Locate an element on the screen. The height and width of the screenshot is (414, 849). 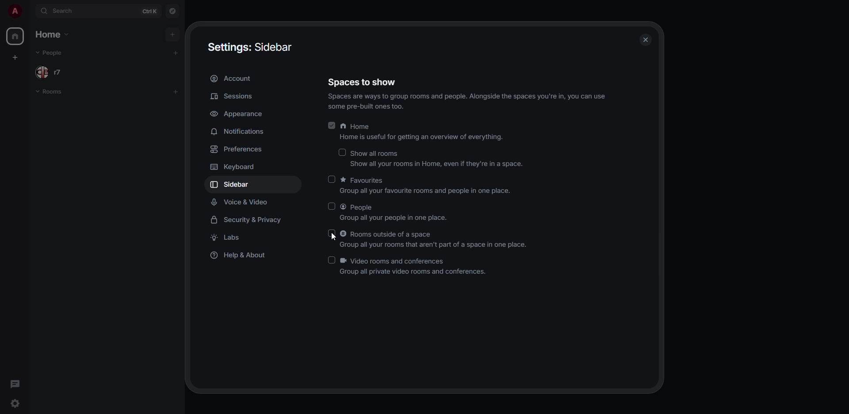
add is located at coordinates (176, 91).